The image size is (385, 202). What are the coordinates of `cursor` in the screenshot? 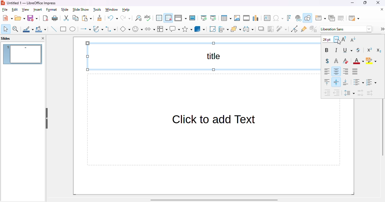 It's located at (339, 42).